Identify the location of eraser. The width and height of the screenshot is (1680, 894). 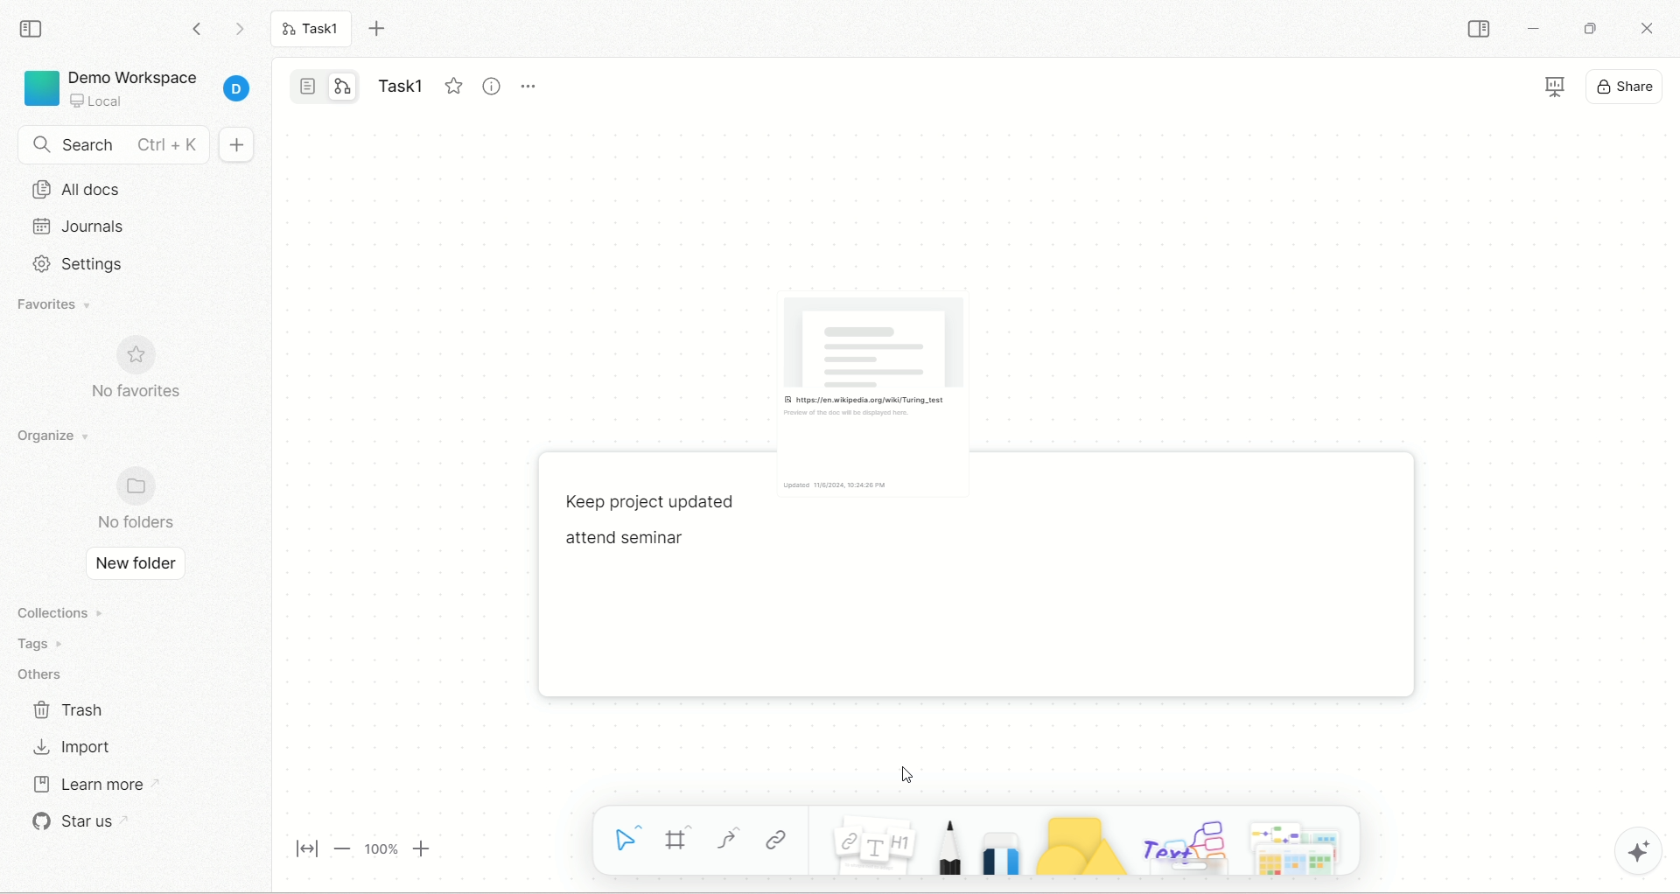
(1000, 853).